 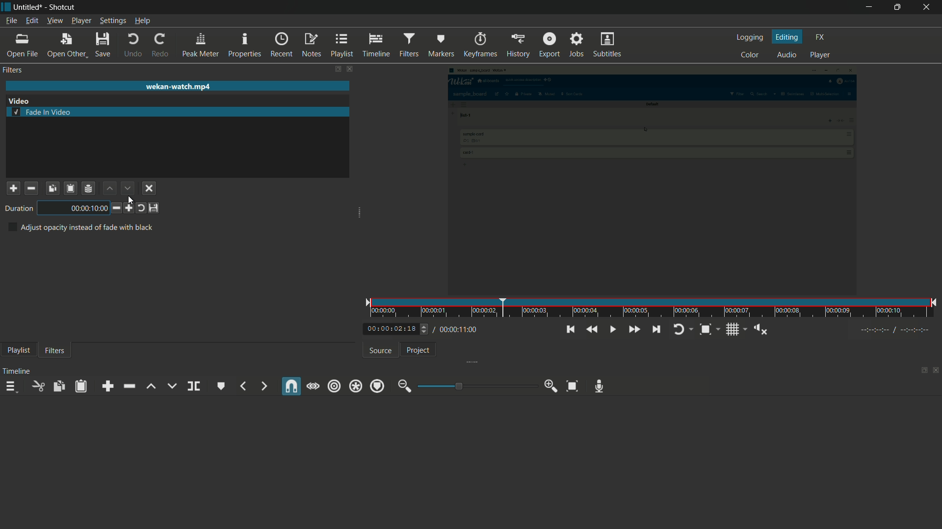 What do you see at coordinates (441, 46) in the screenshot?
I see `markers` at bounding box center [441, 46].